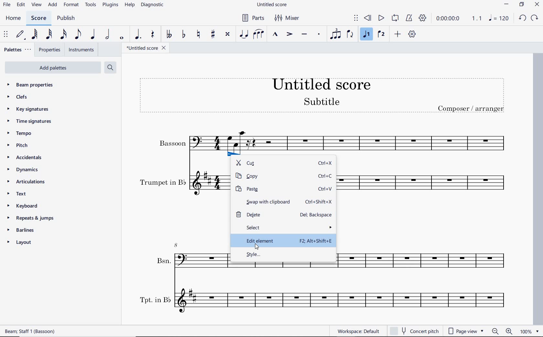 The height and width of the screenshot is (337, 543). Describe the element at coordinates (523, 18) in the screenshot. I see `UNDO` at that location.